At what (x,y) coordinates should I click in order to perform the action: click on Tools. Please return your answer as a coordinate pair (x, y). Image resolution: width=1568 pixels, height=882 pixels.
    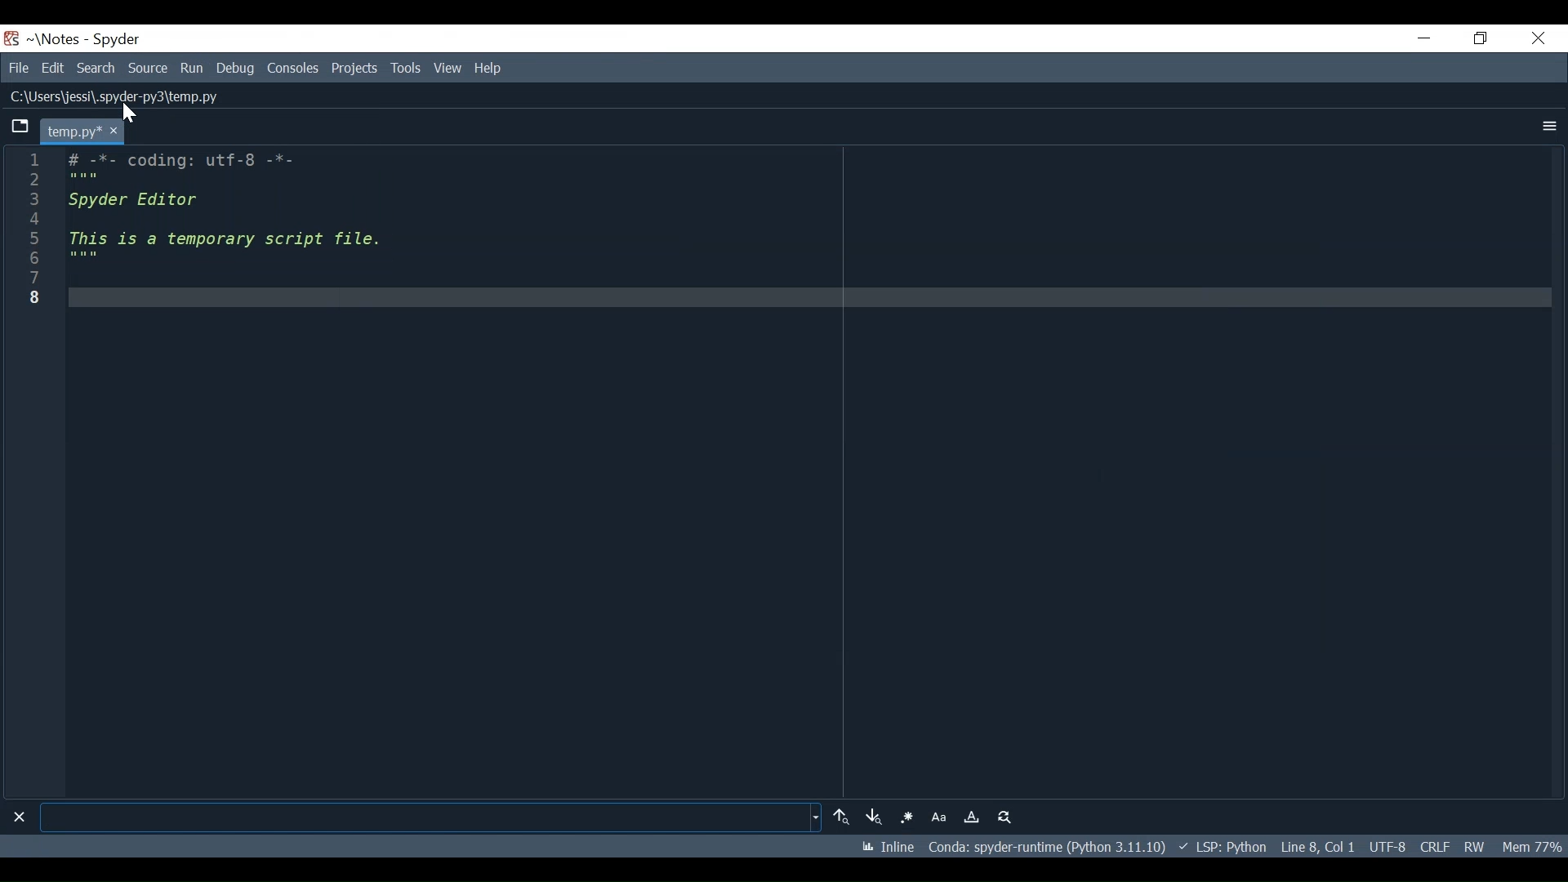
    Looking at the image, I should click on (407, 68).